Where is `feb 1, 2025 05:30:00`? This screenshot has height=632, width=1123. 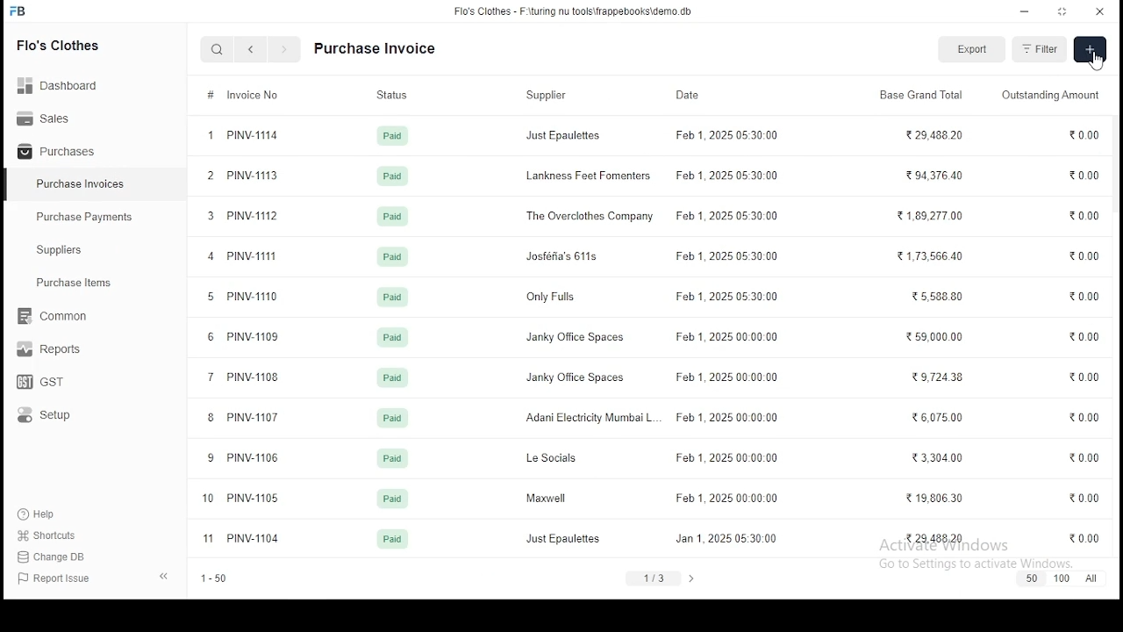 feb 1, 2025 05:30:00 is located at coordinates (730, 215).